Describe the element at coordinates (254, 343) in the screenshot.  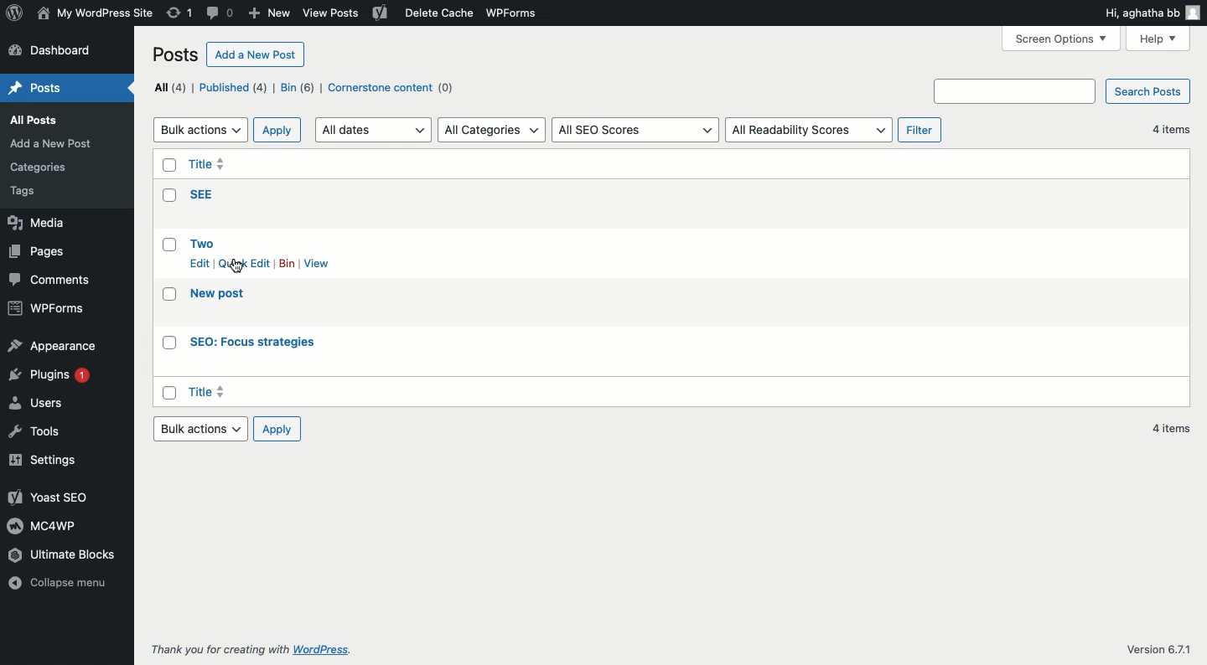
I see `SEO: Focus strategies.` at that location.